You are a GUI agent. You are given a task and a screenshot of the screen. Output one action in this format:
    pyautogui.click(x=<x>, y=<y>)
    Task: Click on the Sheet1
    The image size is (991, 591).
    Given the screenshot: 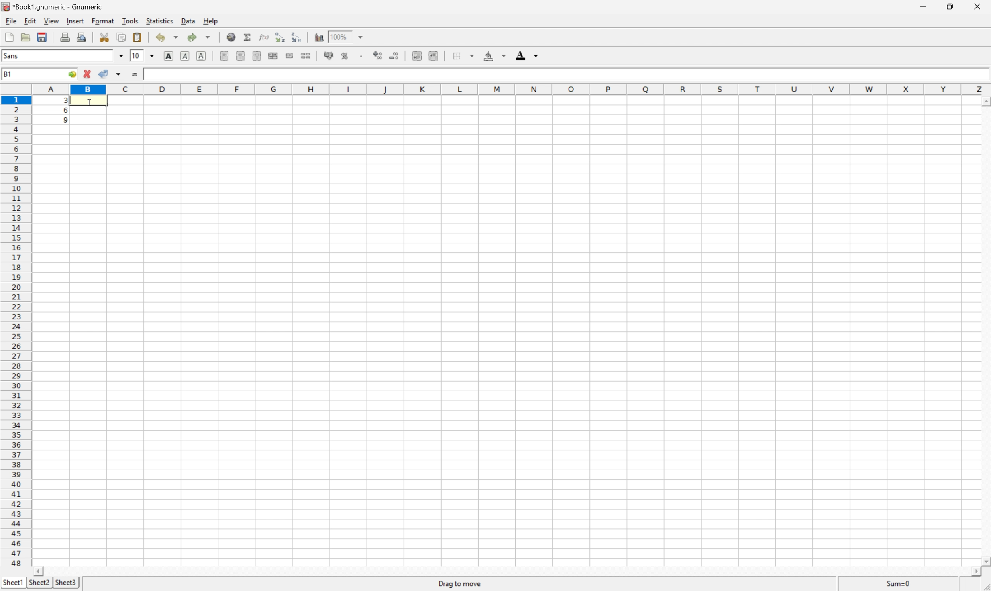 What is the action you would take?
    pyautogui.click(x=12, y=582)
    